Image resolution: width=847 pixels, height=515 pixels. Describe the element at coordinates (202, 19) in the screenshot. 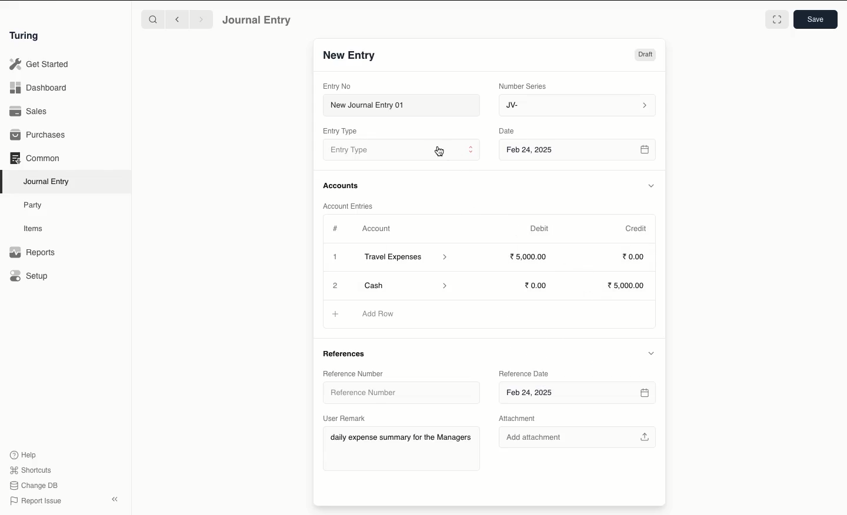

I see `Forward` at that location.